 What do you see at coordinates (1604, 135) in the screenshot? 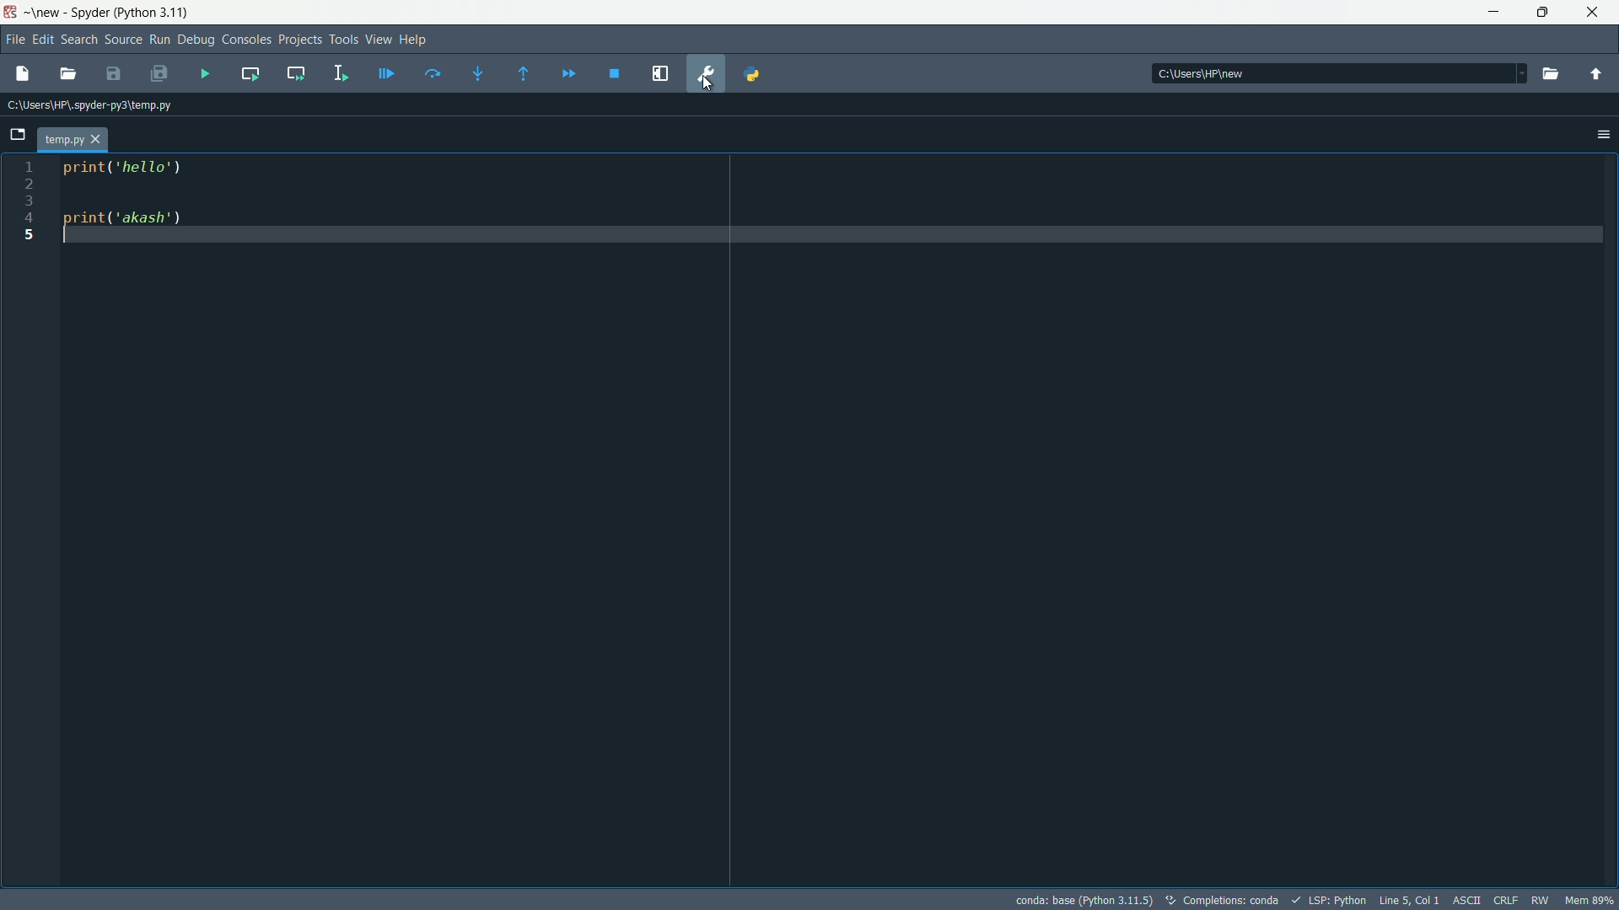
I see `options` at bounding box center [1604, 135].